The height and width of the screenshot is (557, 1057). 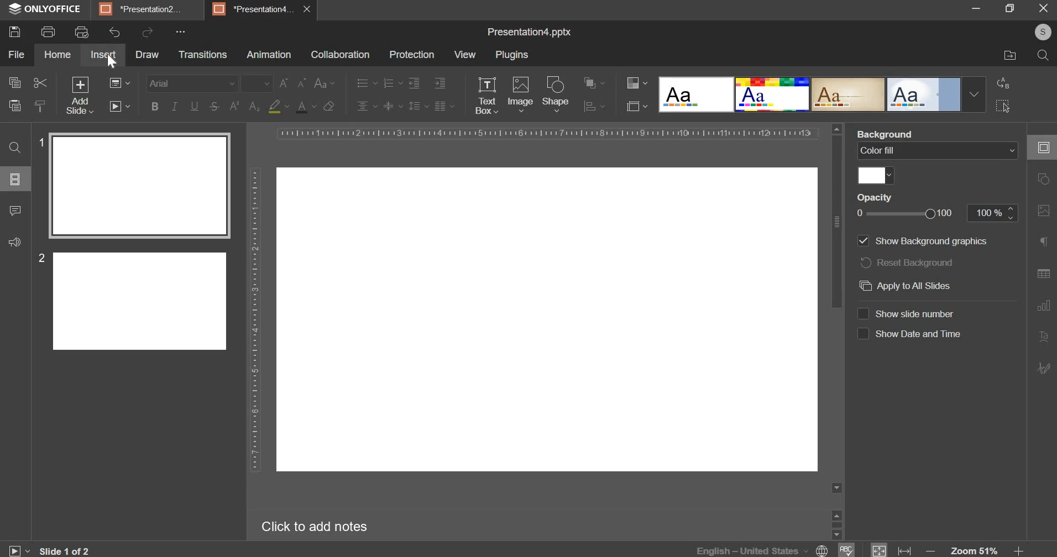 What do you see at coordinates (191, 83) in the screenshot?
I see `font` at bounding box center [191, 83].